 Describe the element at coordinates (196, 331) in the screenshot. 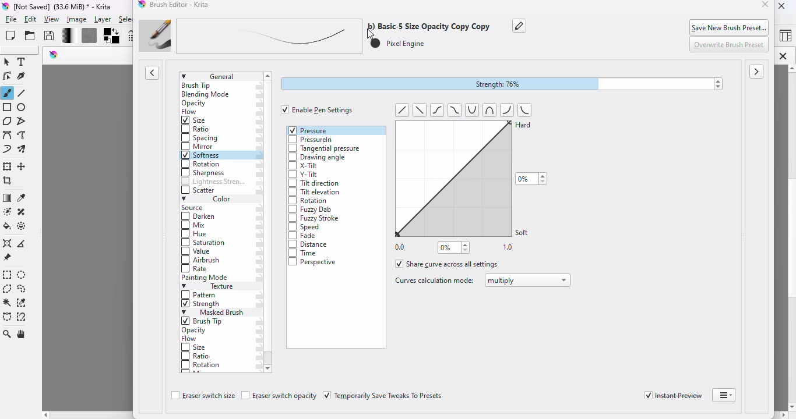

I see `opacity` at that location.